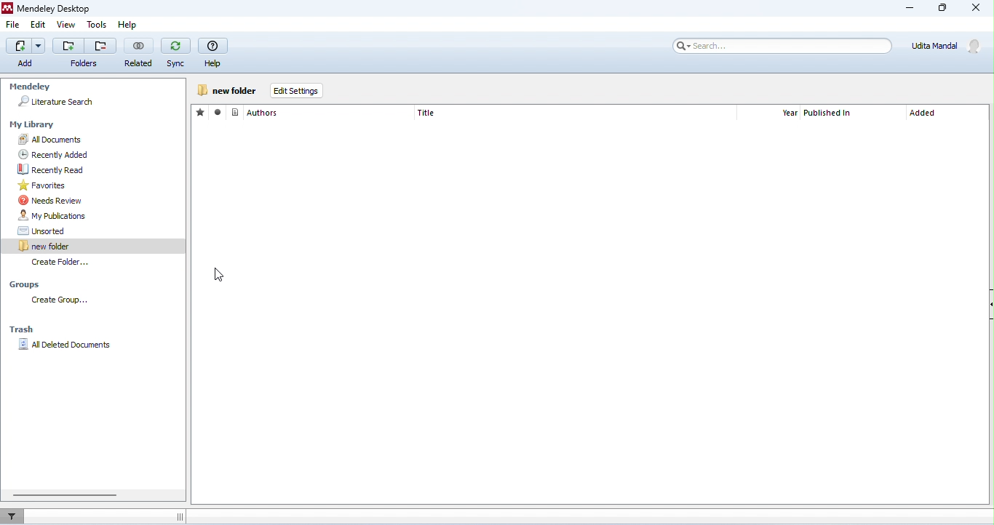 The height and width of the screenshot is (525, 994). I want to click on authors, so click(255, 112).